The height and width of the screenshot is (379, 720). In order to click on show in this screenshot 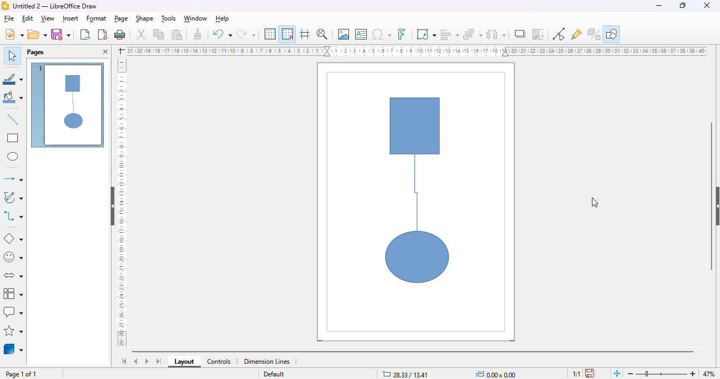, I will do `click(715, 206)`.